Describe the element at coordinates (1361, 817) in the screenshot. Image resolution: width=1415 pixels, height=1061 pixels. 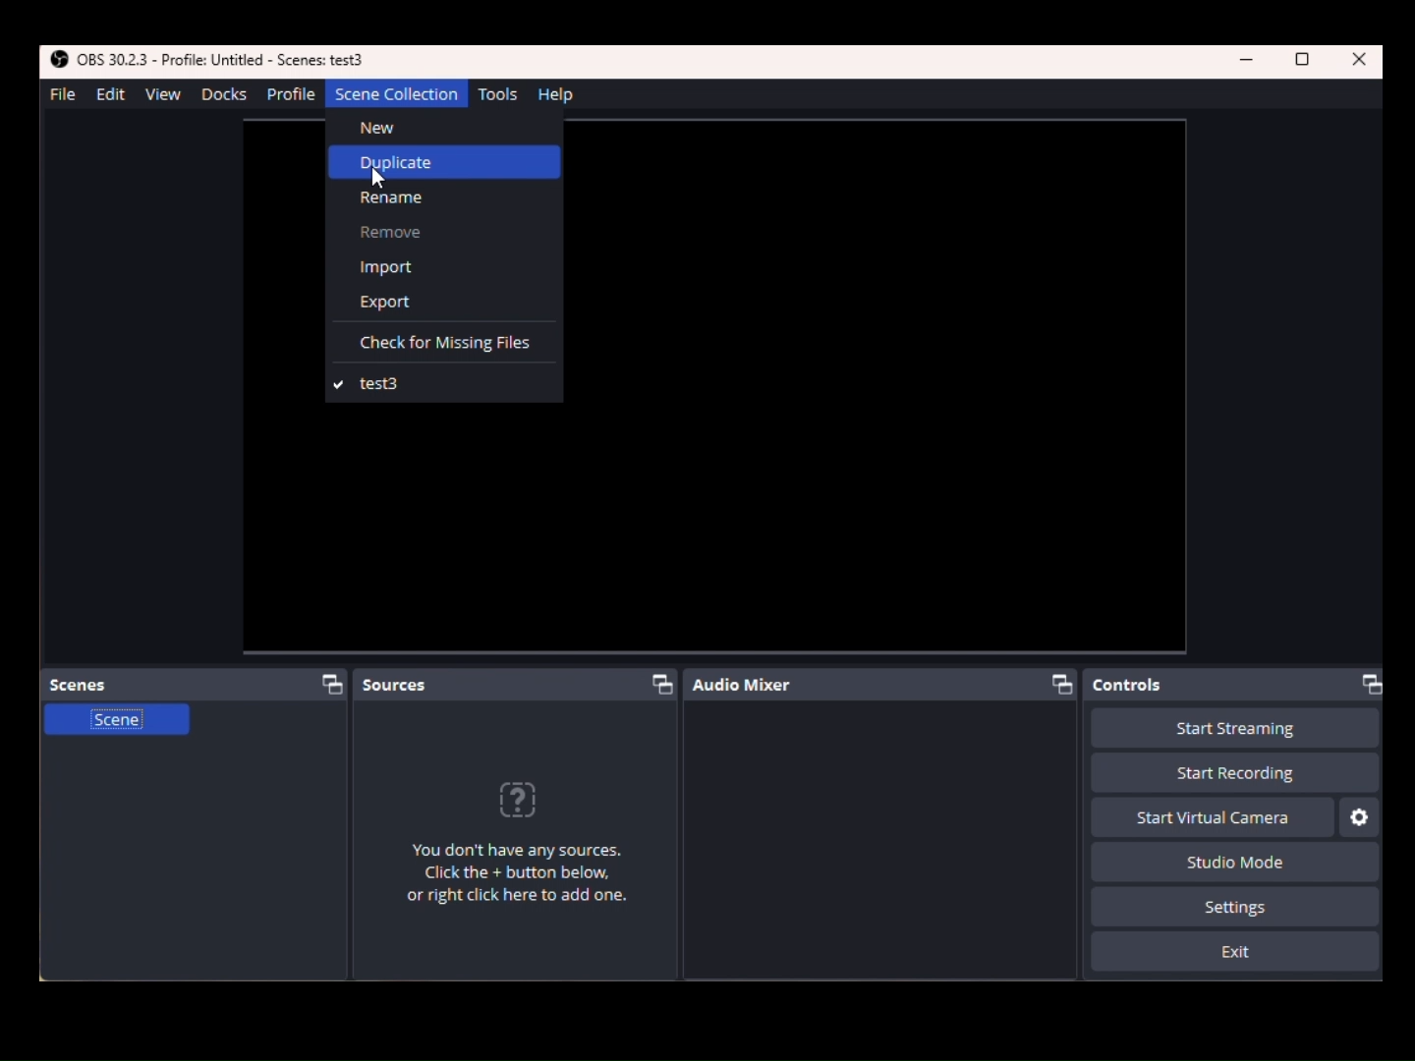
I see `Settings` at that location.